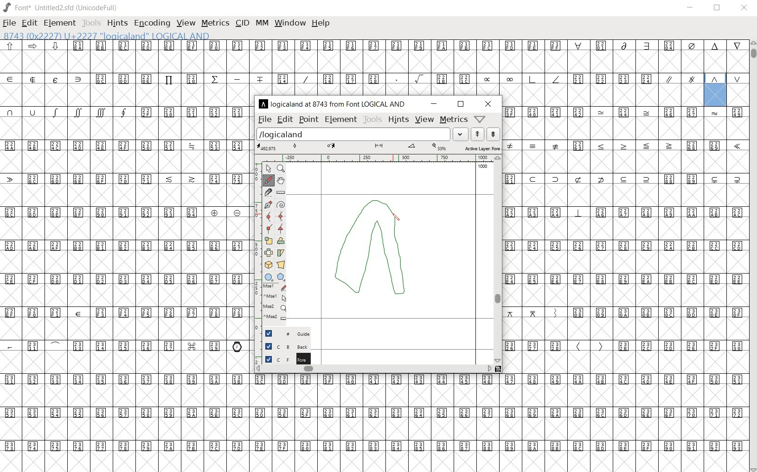 Image resolution: width=757 pixels, height=472 pixels. Describe the element at coordinates (398, 121) in the screenshot. I see `hints` at that location.